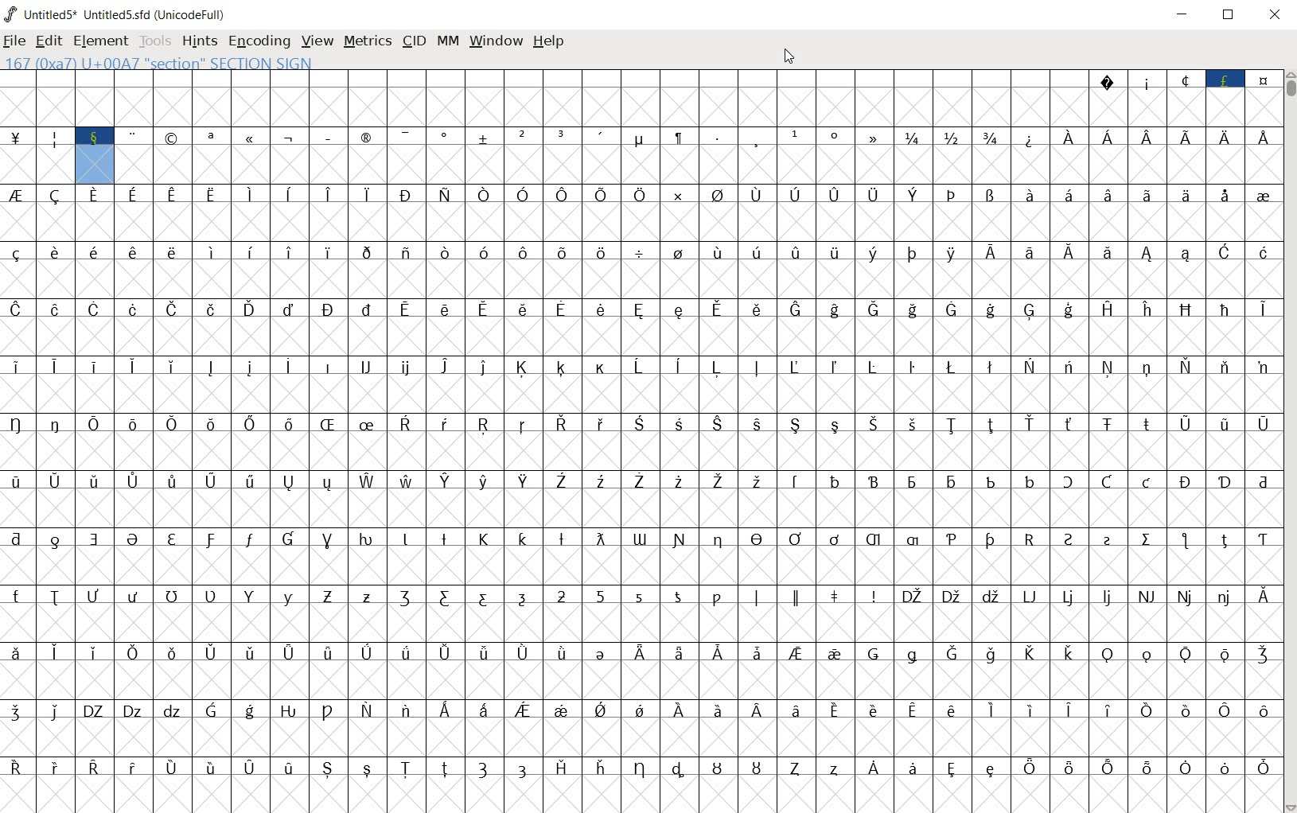 This screenshot has width=1297, height=813. Describe the element at coordinates (549, 42) in the screenshot. I see `help` at that location.